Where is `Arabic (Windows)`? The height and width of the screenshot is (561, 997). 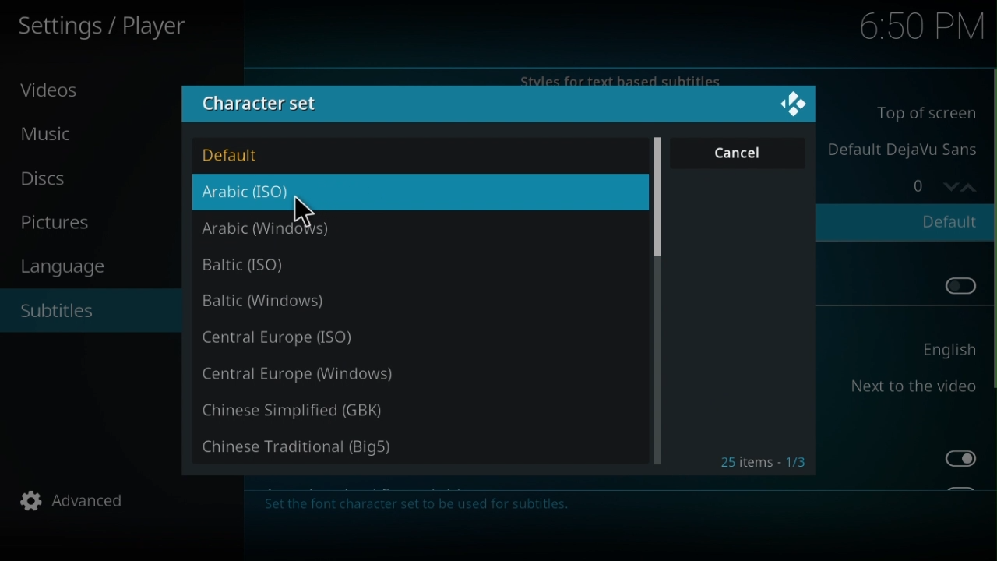
Arabic (Windows) is located at coordinates (263, 228).